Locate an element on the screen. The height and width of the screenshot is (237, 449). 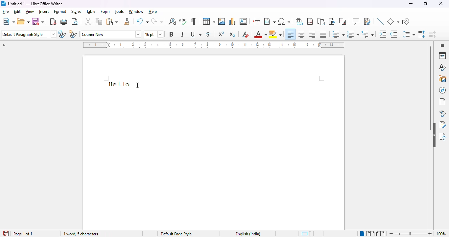
insert is located at coordinates (44, 12).